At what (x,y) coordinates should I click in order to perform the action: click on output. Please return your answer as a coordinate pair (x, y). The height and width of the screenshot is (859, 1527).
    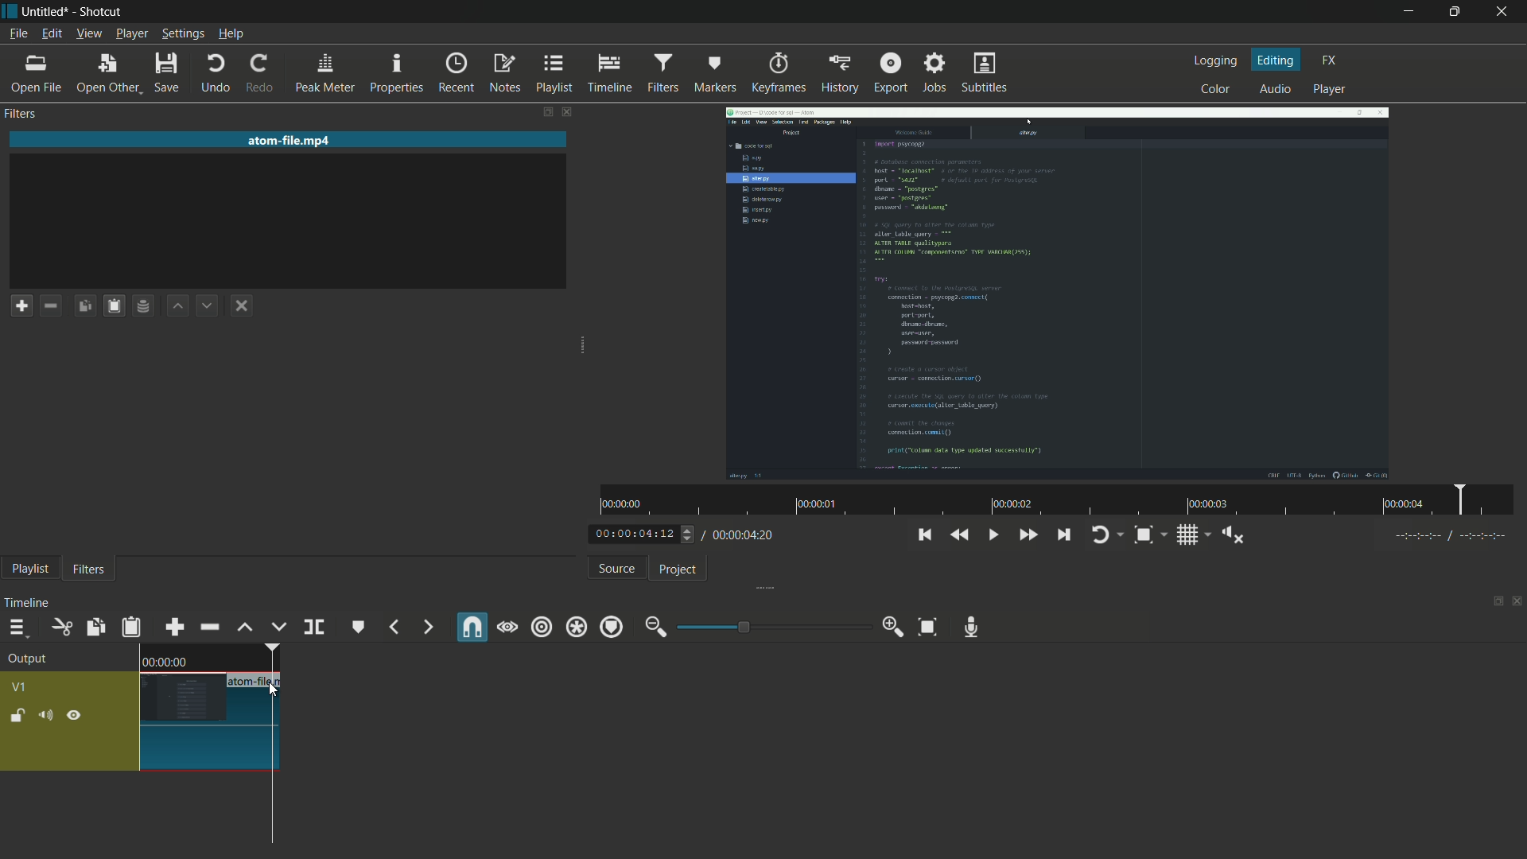
    Looking at the image, I should click on (28, 660).